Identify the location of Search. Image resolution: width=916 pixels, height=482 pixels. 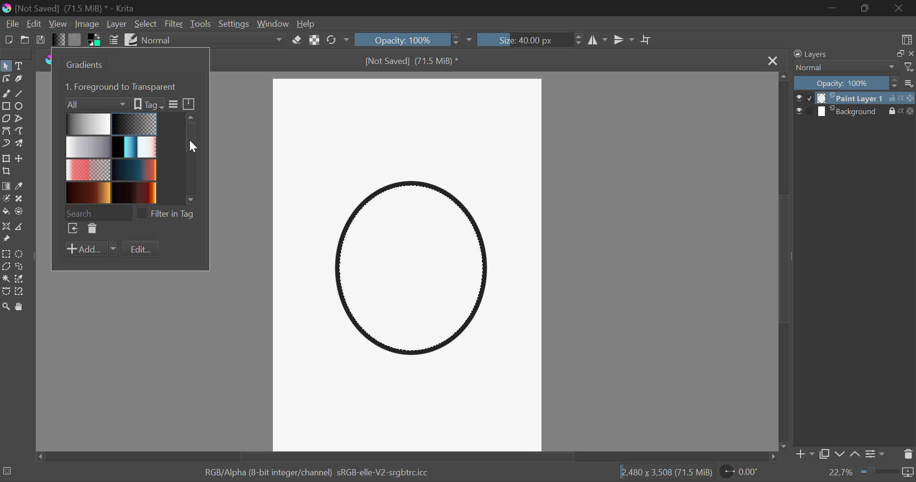
(98, 213).